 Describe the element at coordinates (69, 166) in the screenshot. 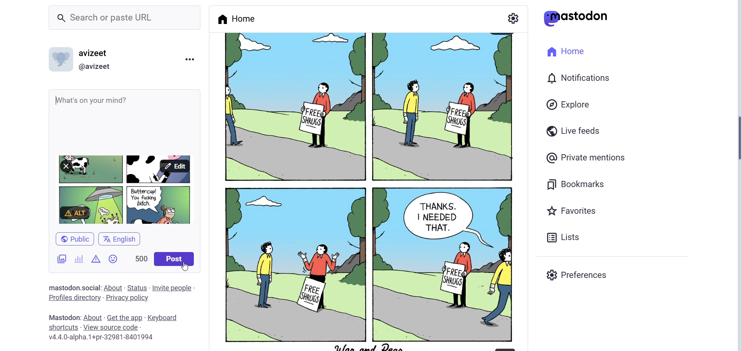

I see `Close` at that location.